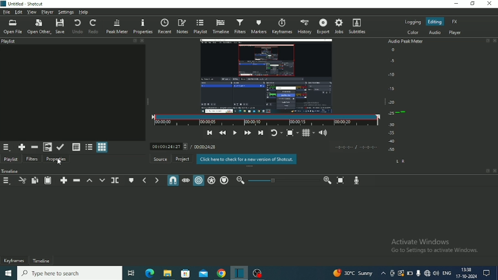  Describe the element at coordinates (392, 273) in the screenshot. I see `Meet Now` at that location.